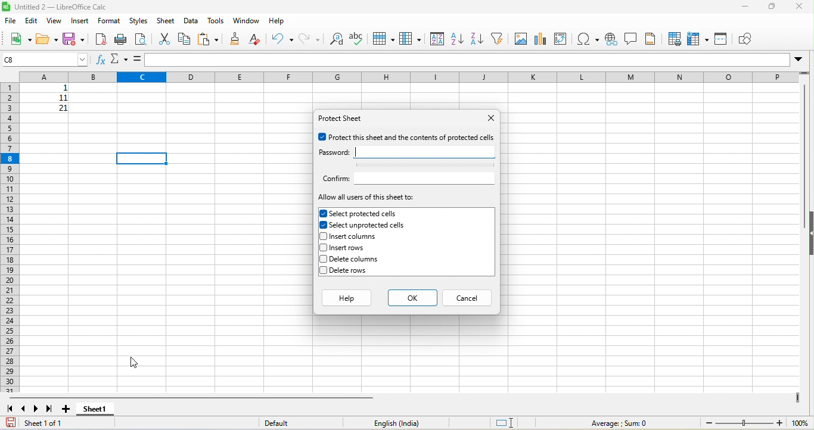  Describe the element at coordinates (653, 39) in the screenshot. I see `header and footer` at that location.